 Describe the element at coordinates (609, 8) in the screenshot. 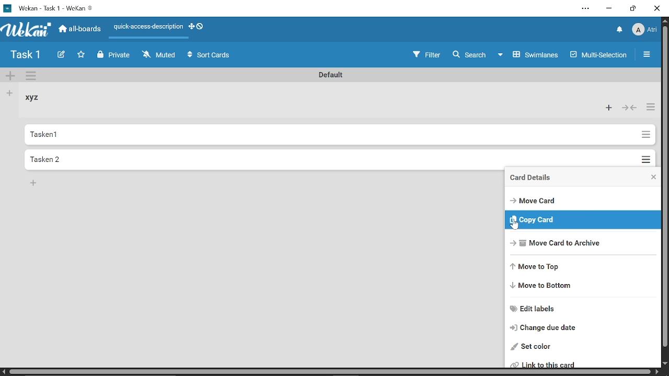

I see `Minimize` at that location.